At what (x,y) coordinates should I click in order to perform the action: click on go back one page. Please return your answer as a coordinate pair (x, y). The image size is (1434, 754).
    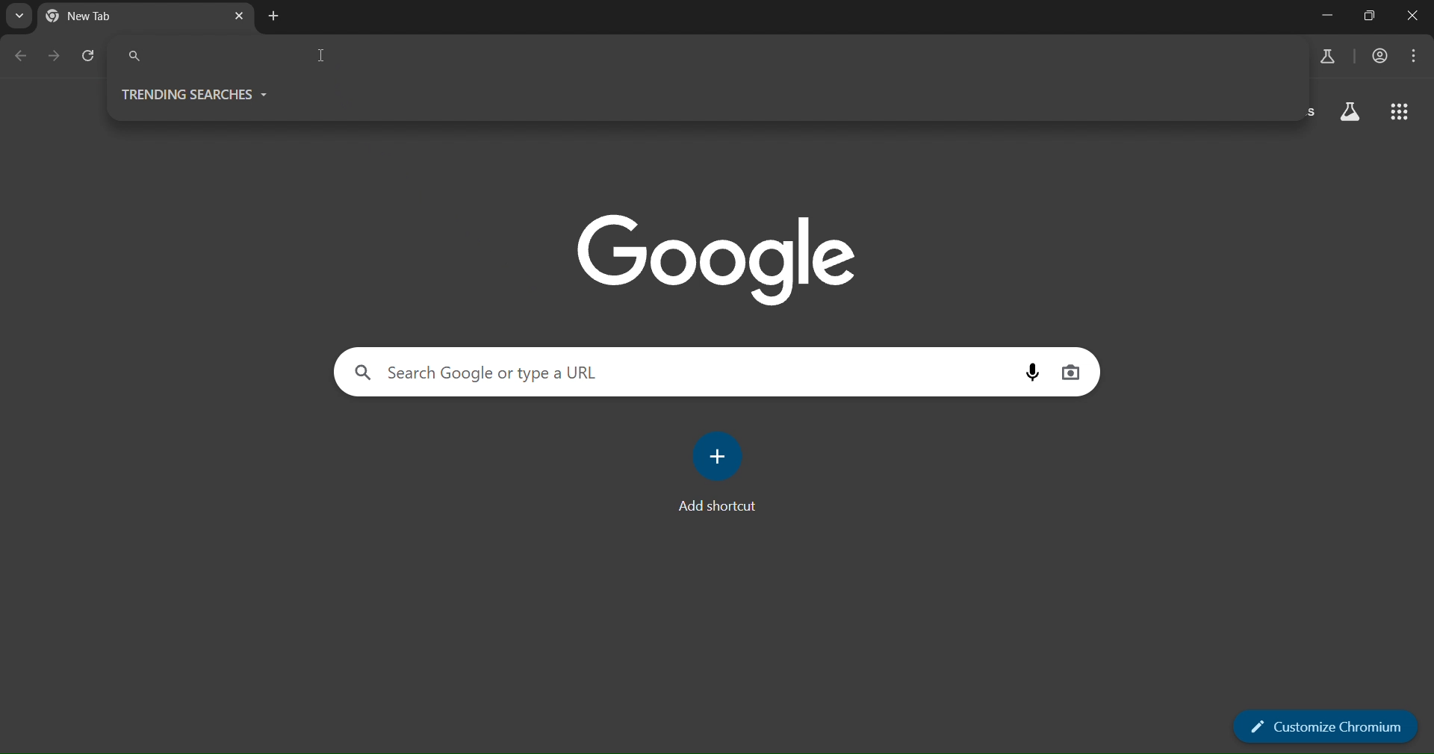
    Looking at the image, I should click on (22, 57).